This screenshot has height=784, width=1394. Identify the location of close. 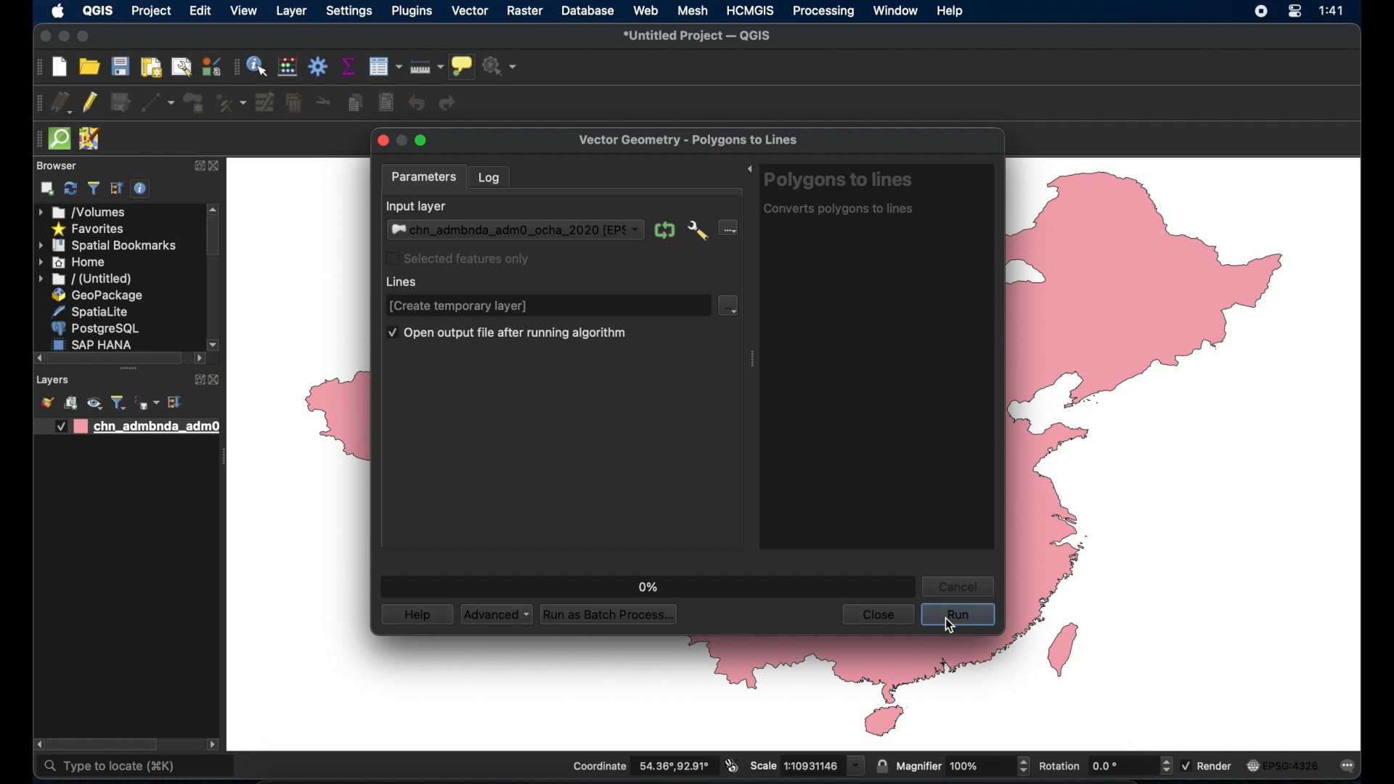
(876, 613).